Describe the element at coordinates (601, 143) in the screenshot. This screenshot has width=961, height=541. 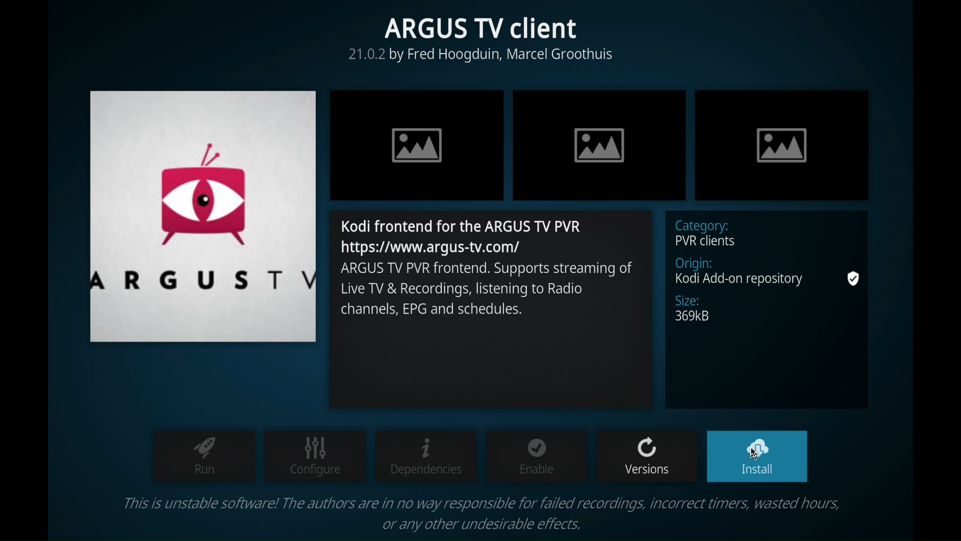
I see `Image` at that location.